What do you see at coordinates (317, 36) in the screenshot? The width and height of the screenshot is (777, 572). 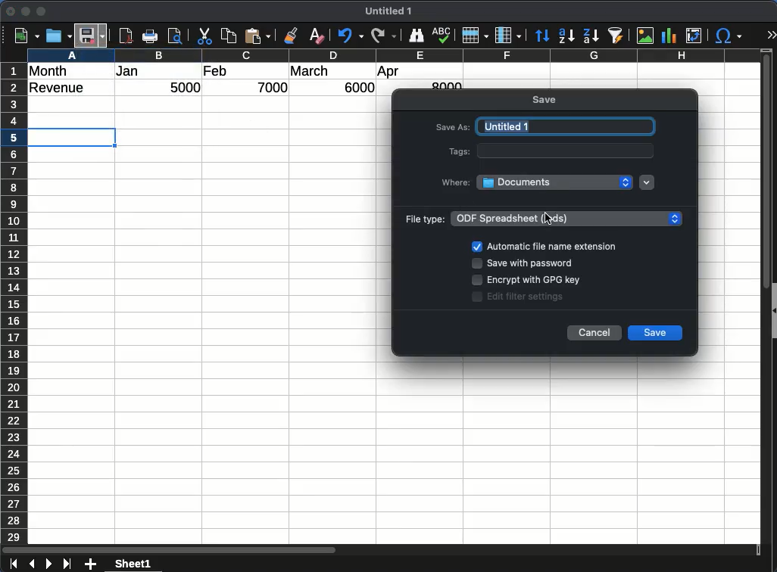 I see `clear formatting` at bounding box center [317, 36].